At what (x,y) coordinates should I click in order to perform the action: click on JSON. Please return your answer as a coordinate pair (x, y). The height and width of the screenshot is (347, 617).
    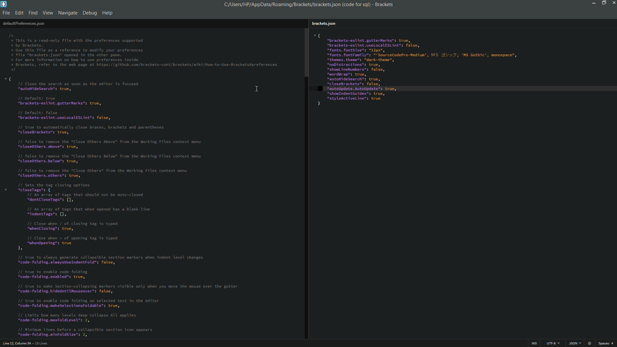
    Looking at the image, I should click on (574, 343).